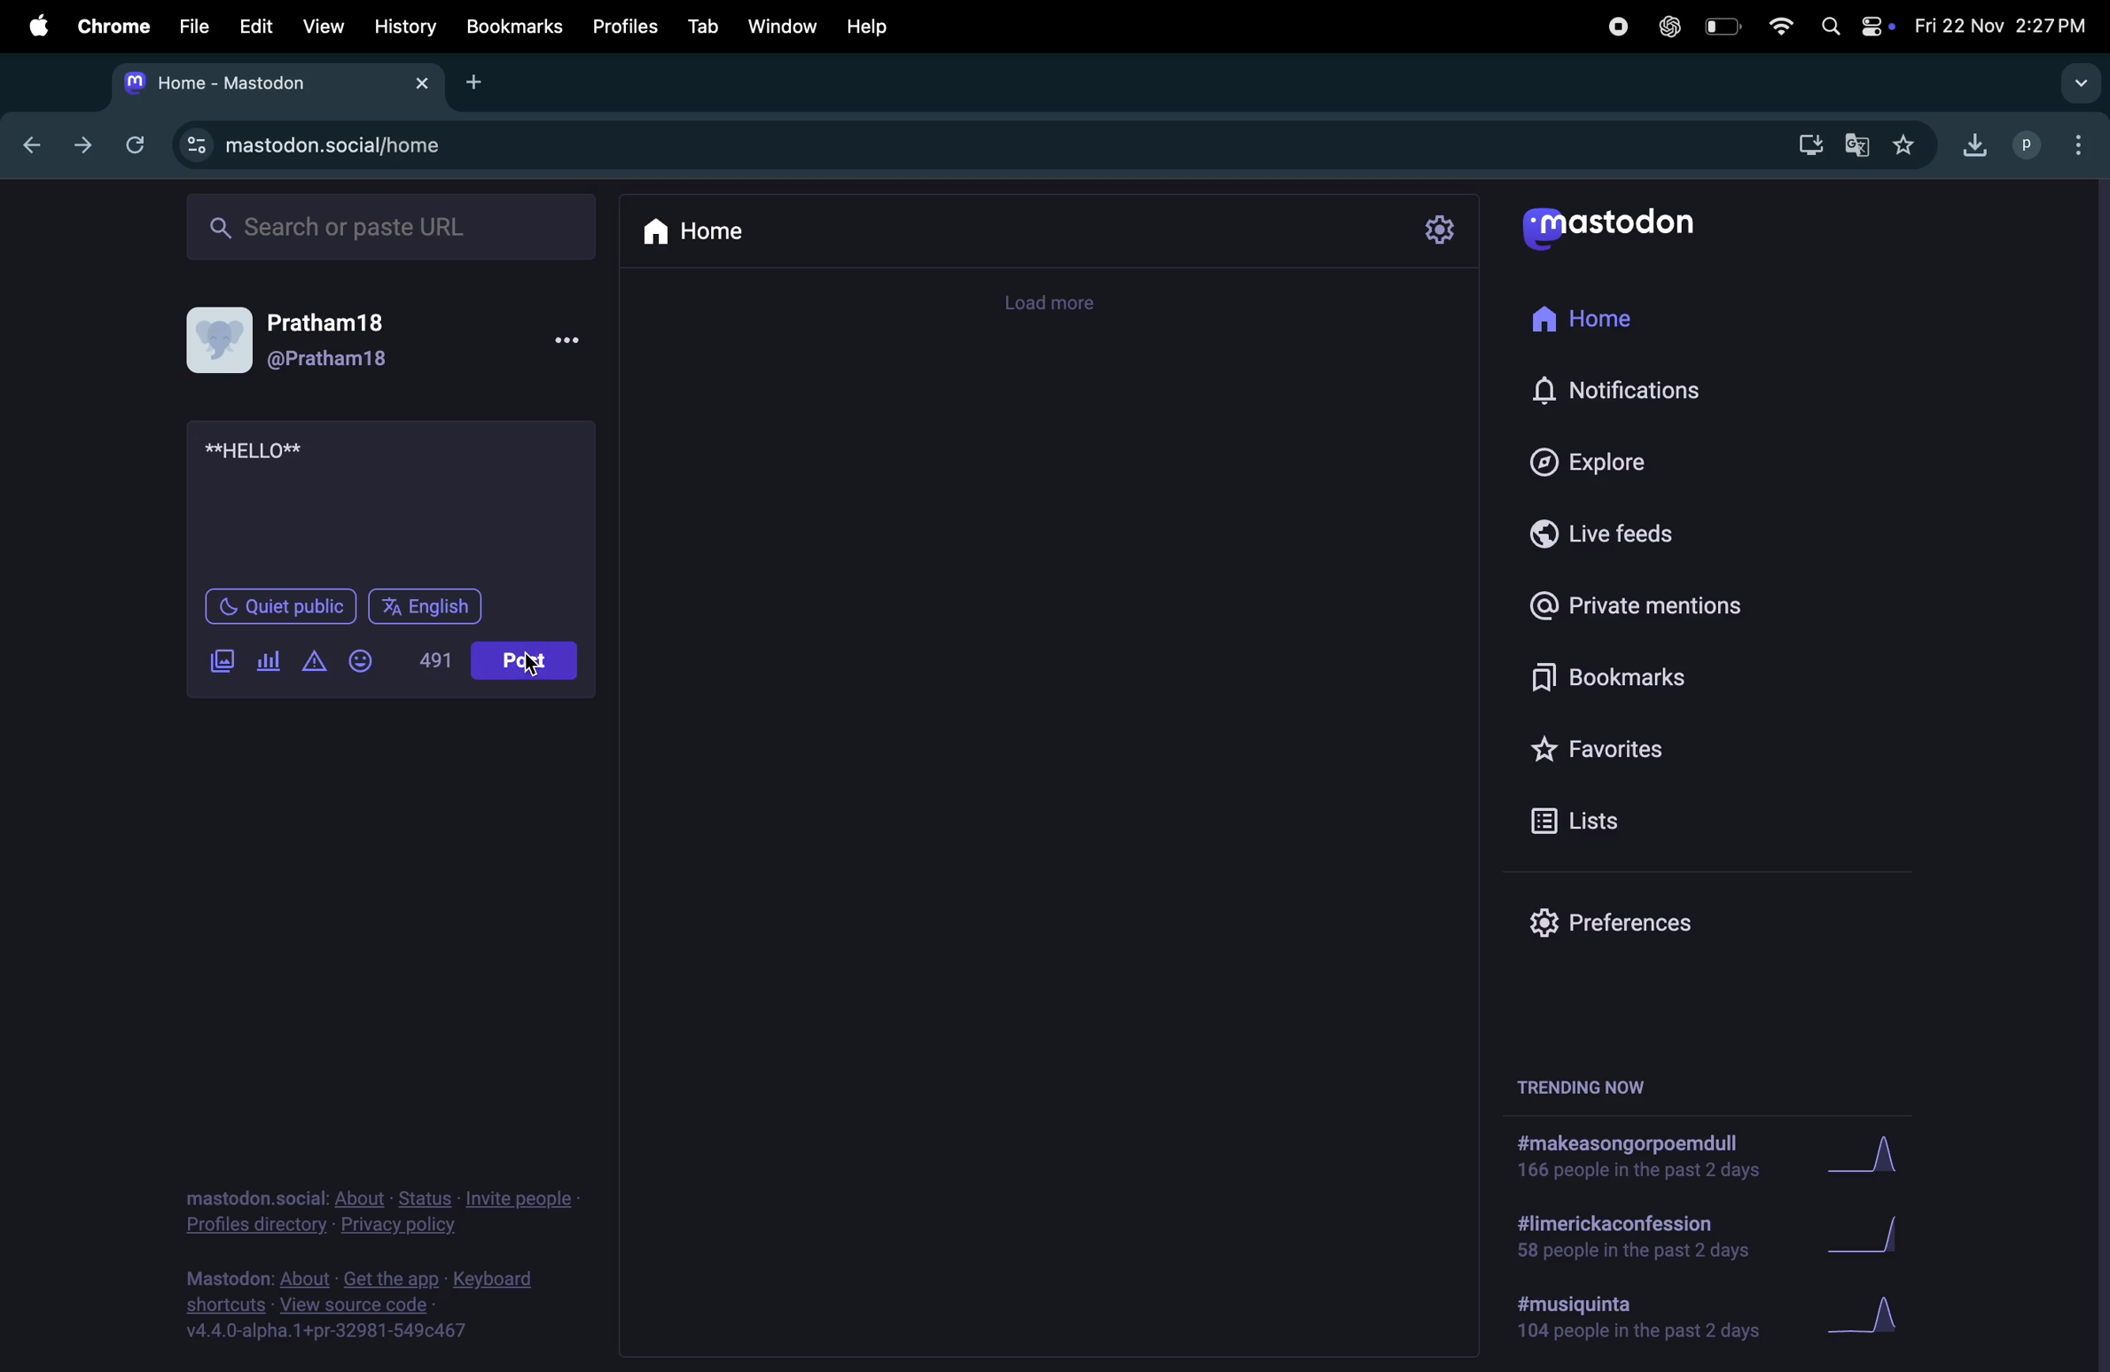  What do you see at coordinates (321, 24) in the screenshot?
I see `view` at bounding box center [321, 24].